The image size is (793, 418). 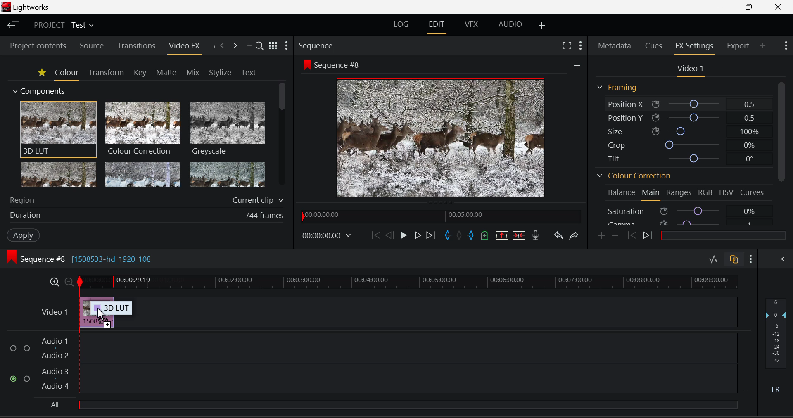 I want to click on Transform, so click(x=105, y=73).